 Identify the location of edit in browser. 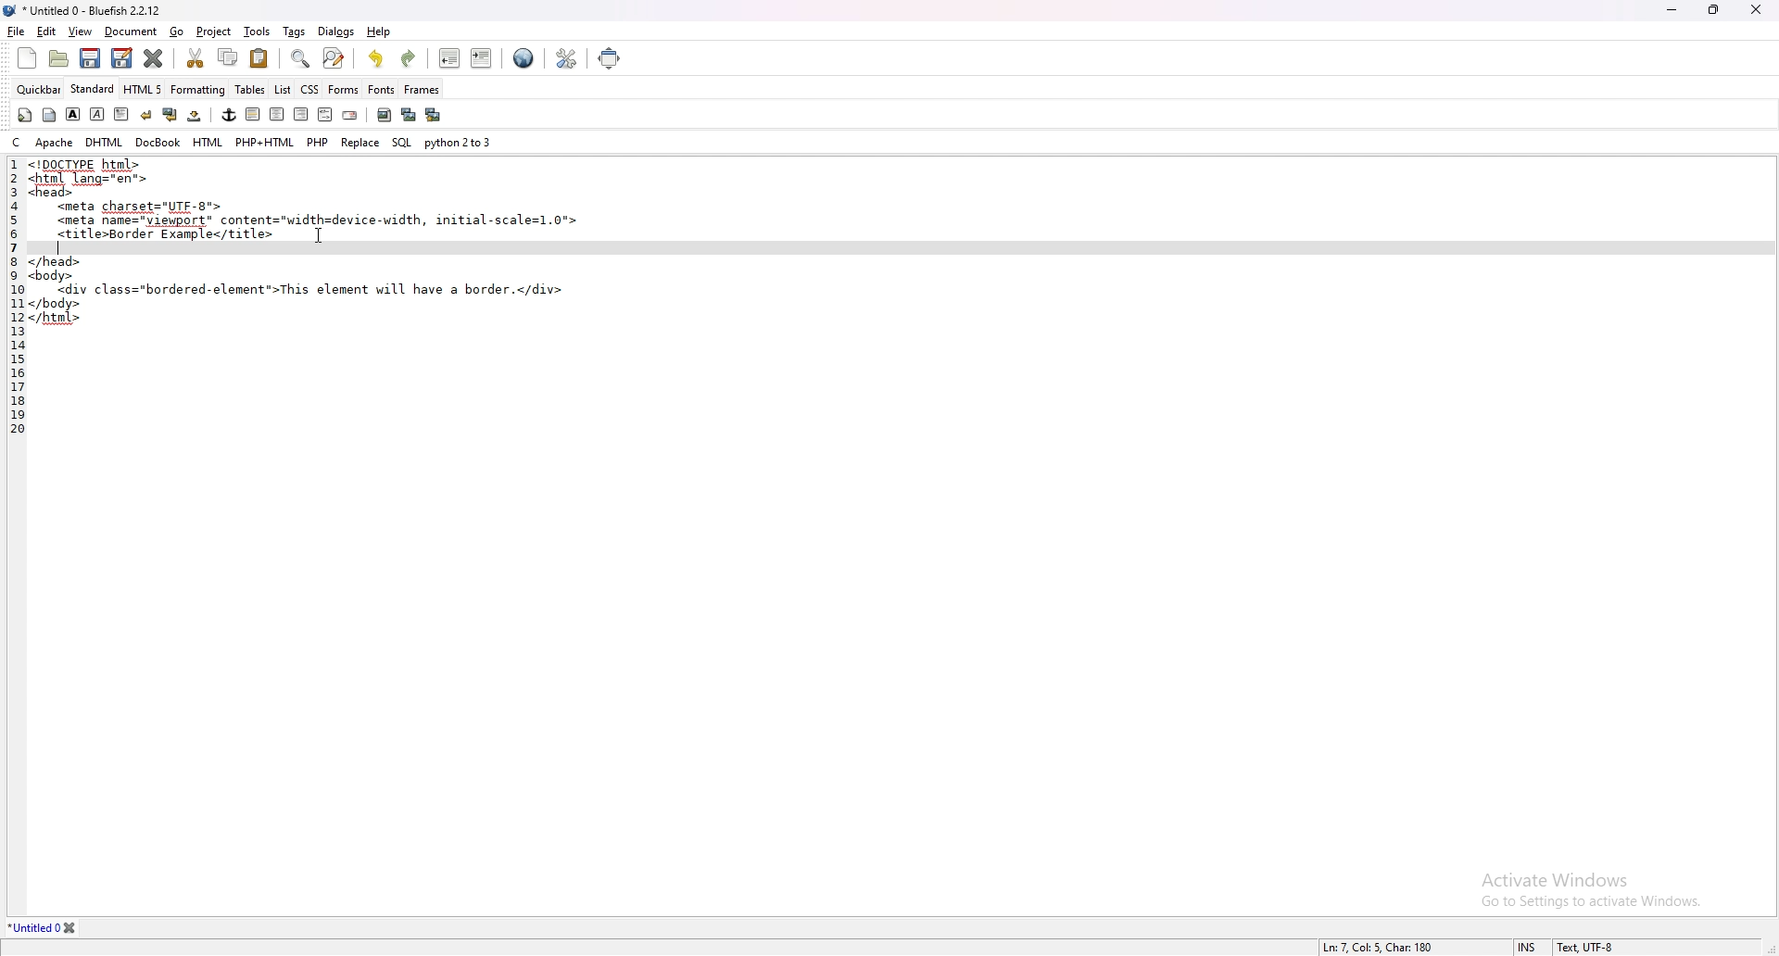
(524, 59).